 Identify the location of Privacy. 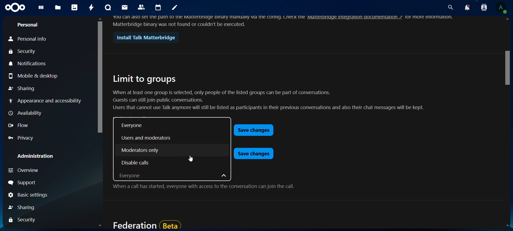
(42, 138).